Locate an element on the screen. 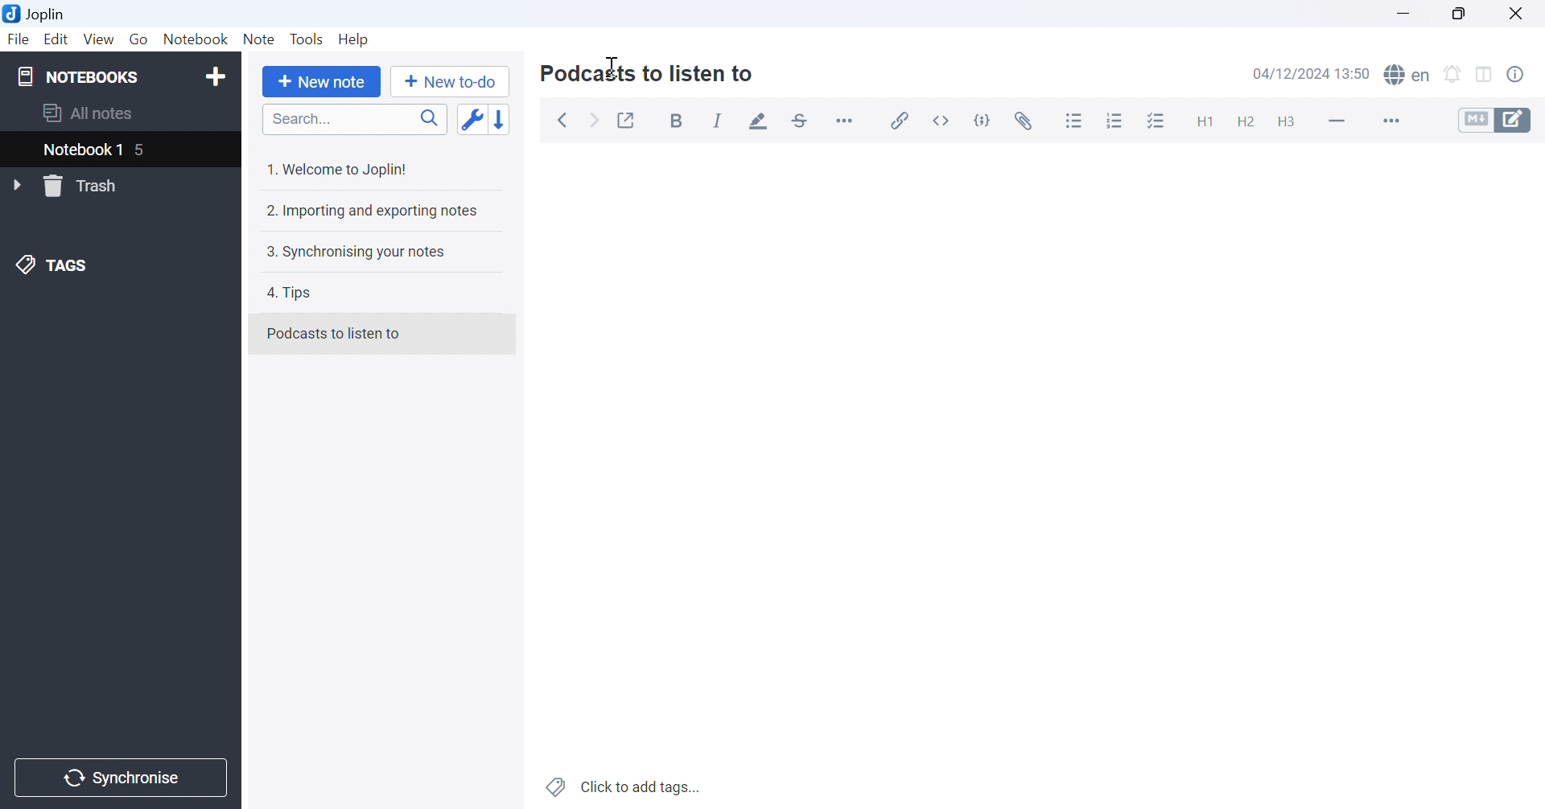 This screenshot has height=809, width=1545. Numbered list is located at coordinates (1117, 120).